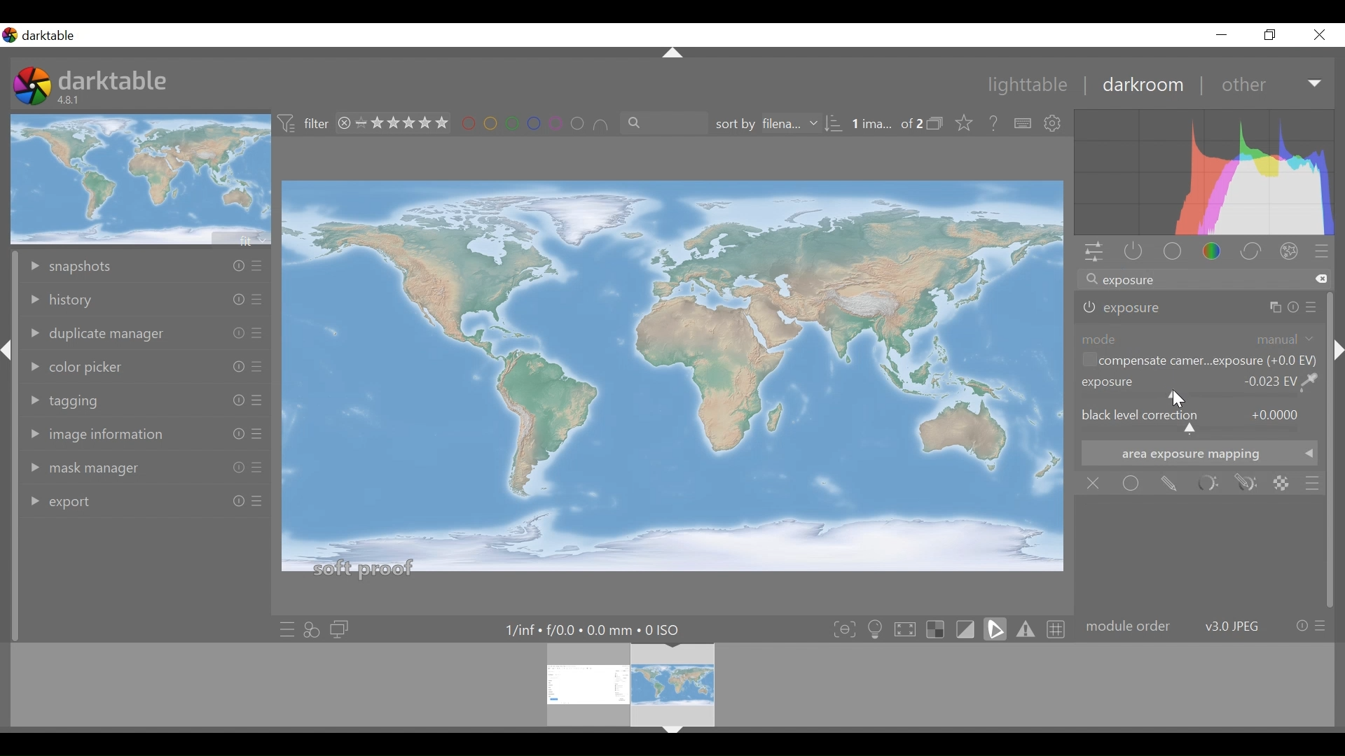 The height and width of the screenshot is (756, 1345). I want to click on , so click(1313, 308).